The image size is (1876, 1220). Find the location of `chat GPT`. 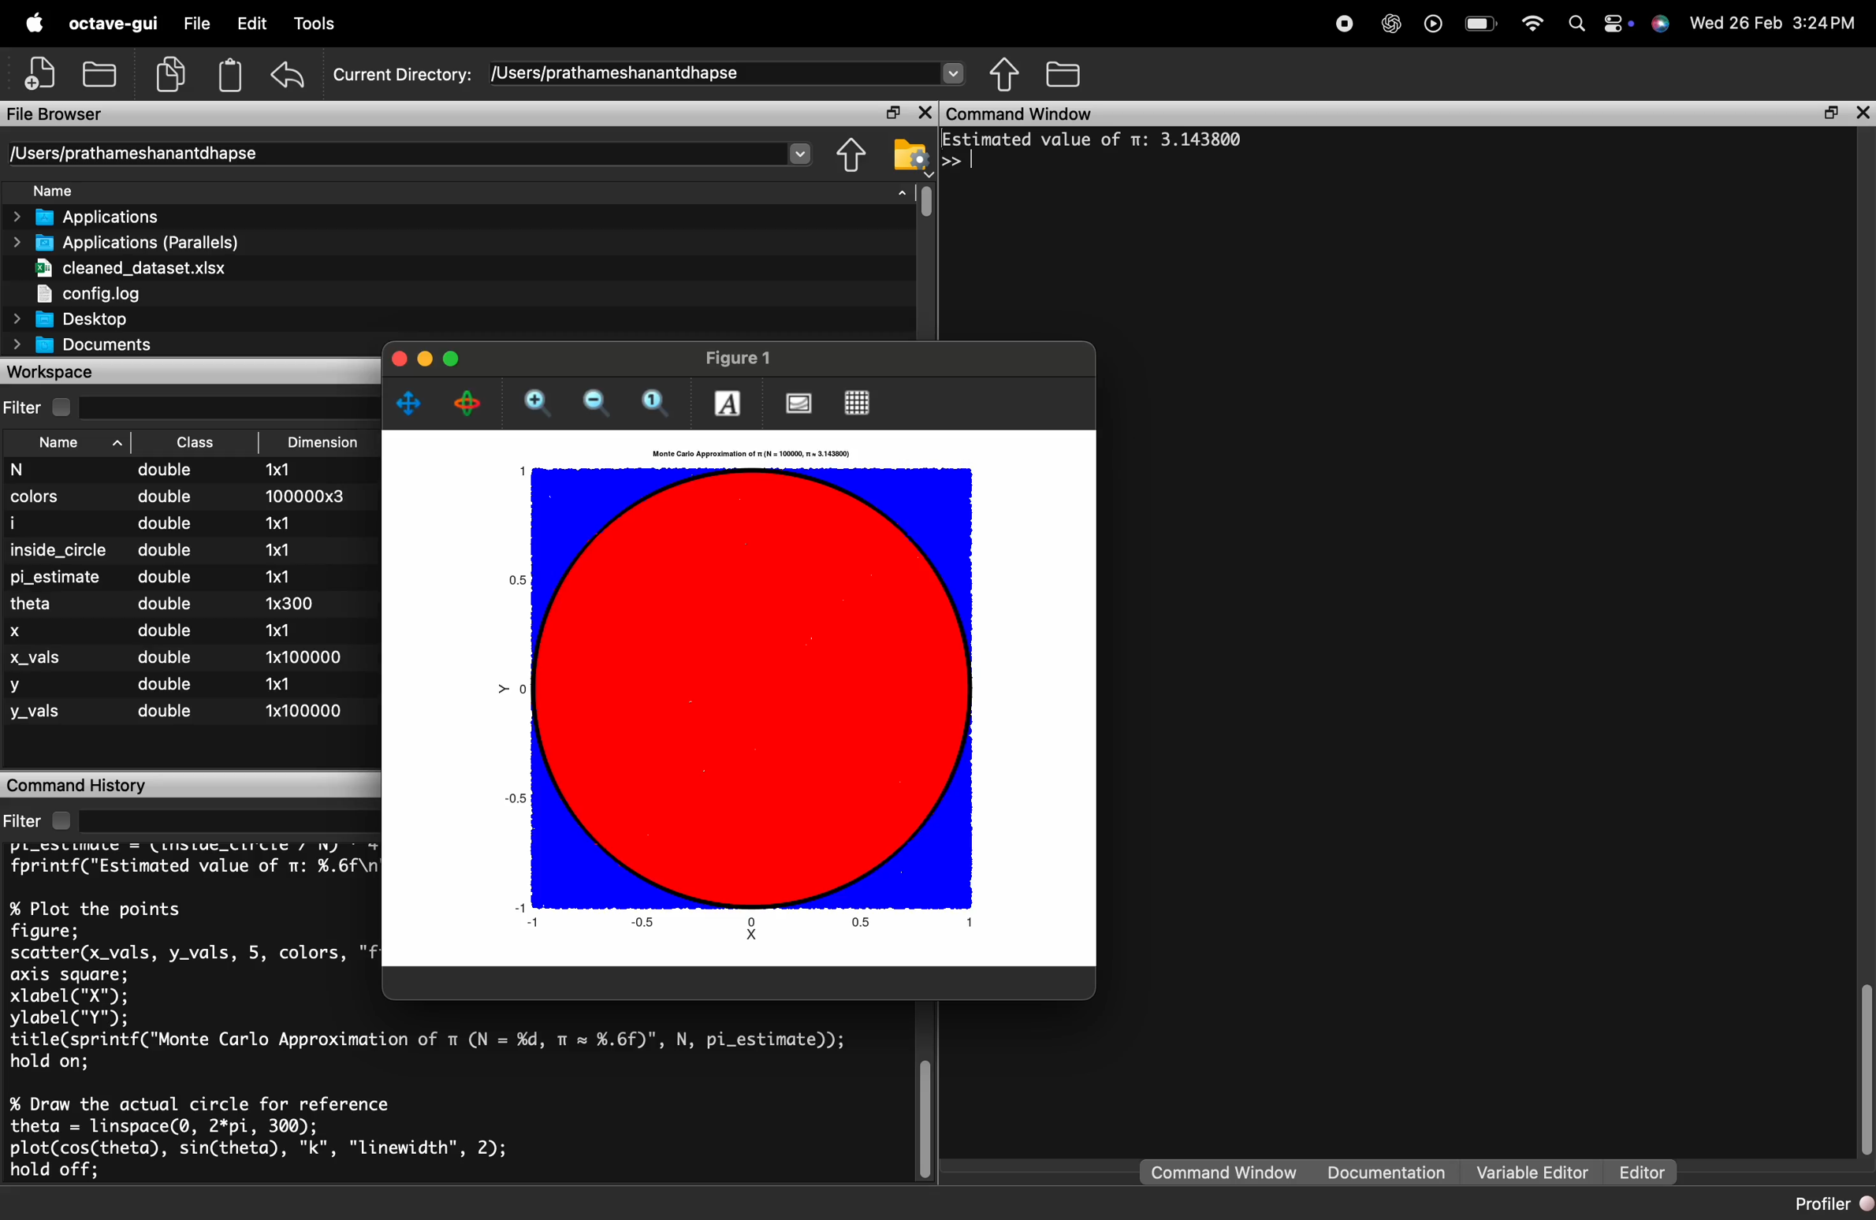

chat GPT is located at coordinates (1387, 26).